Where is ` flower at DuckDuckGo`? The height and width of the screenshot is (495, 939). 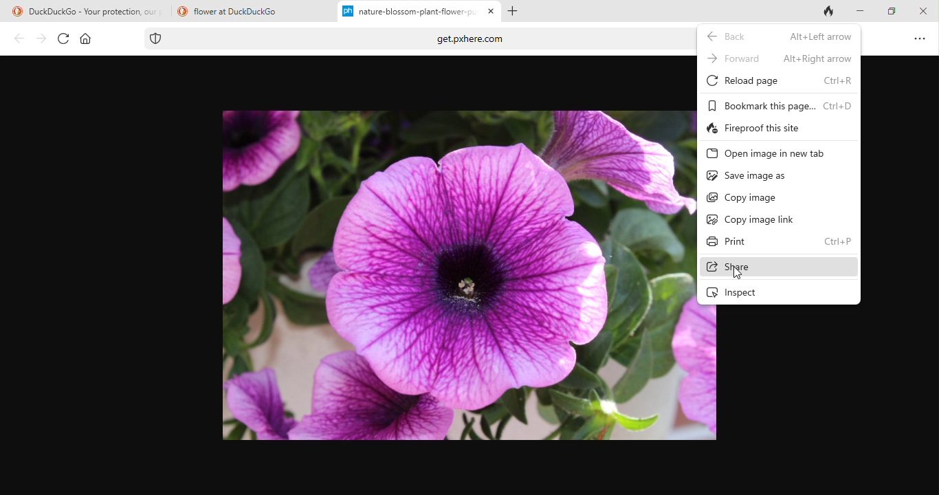
 flower at DuckDuckGo is located at coordinates (247, 14).